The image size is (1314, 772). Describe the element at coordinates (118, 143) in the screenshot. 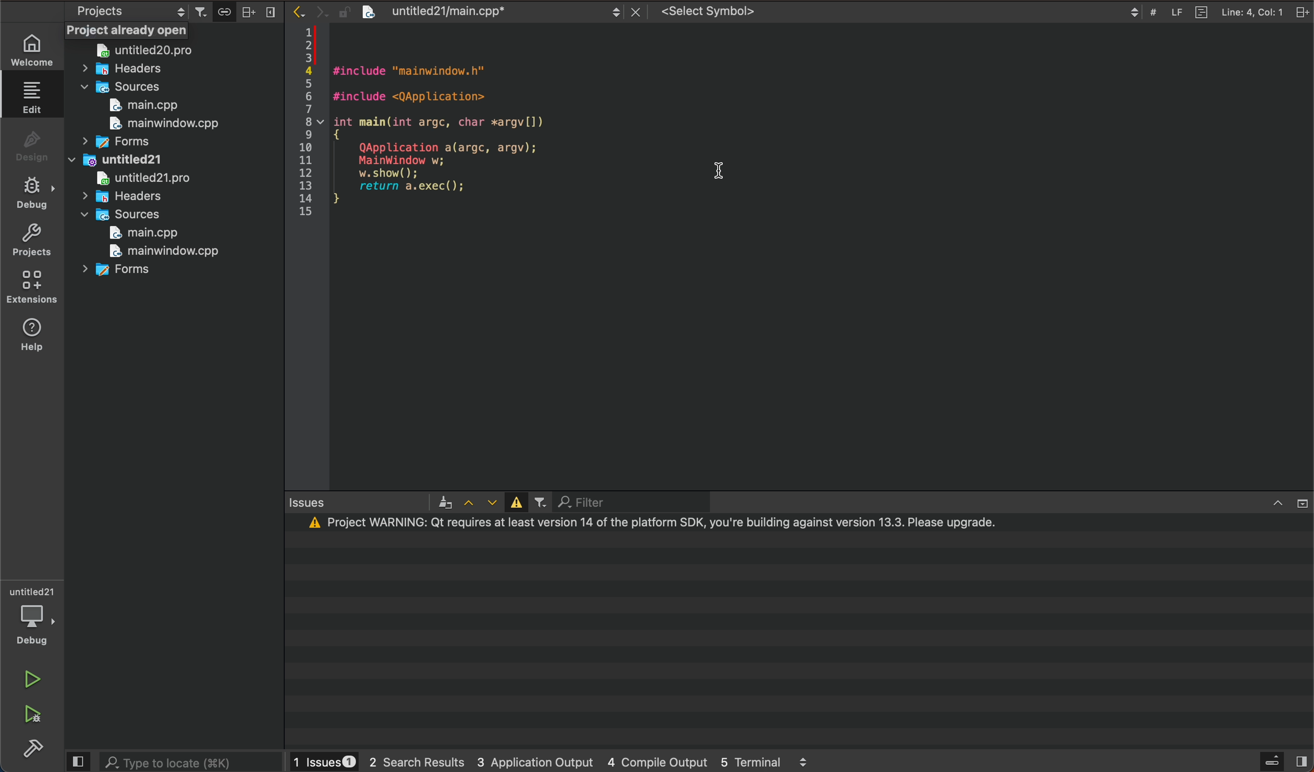

I see `forms` at that location.